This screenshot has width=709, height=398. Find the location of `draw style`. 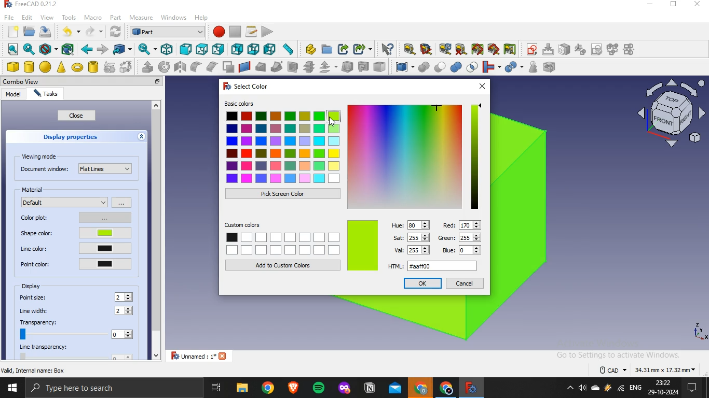

draw style is located at coordinates (47, 49).